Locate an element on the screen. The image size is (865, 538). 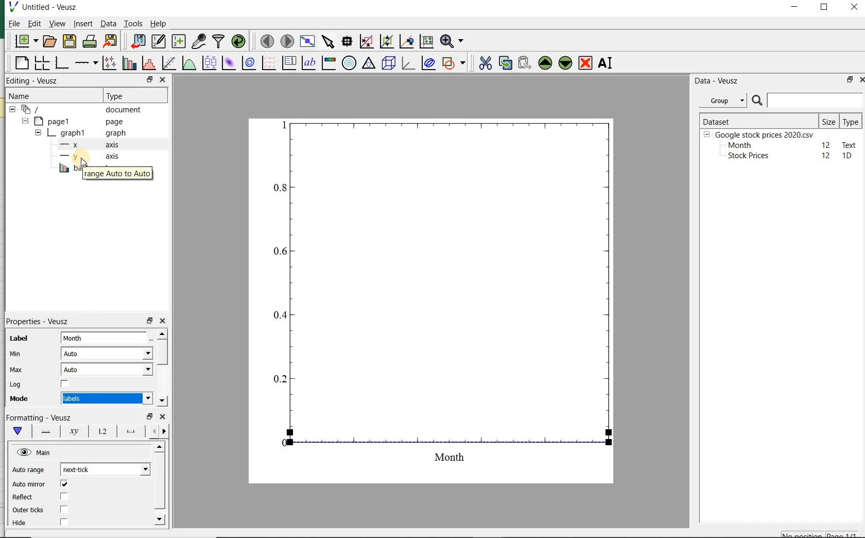
view is located at coordinates (57, 24).